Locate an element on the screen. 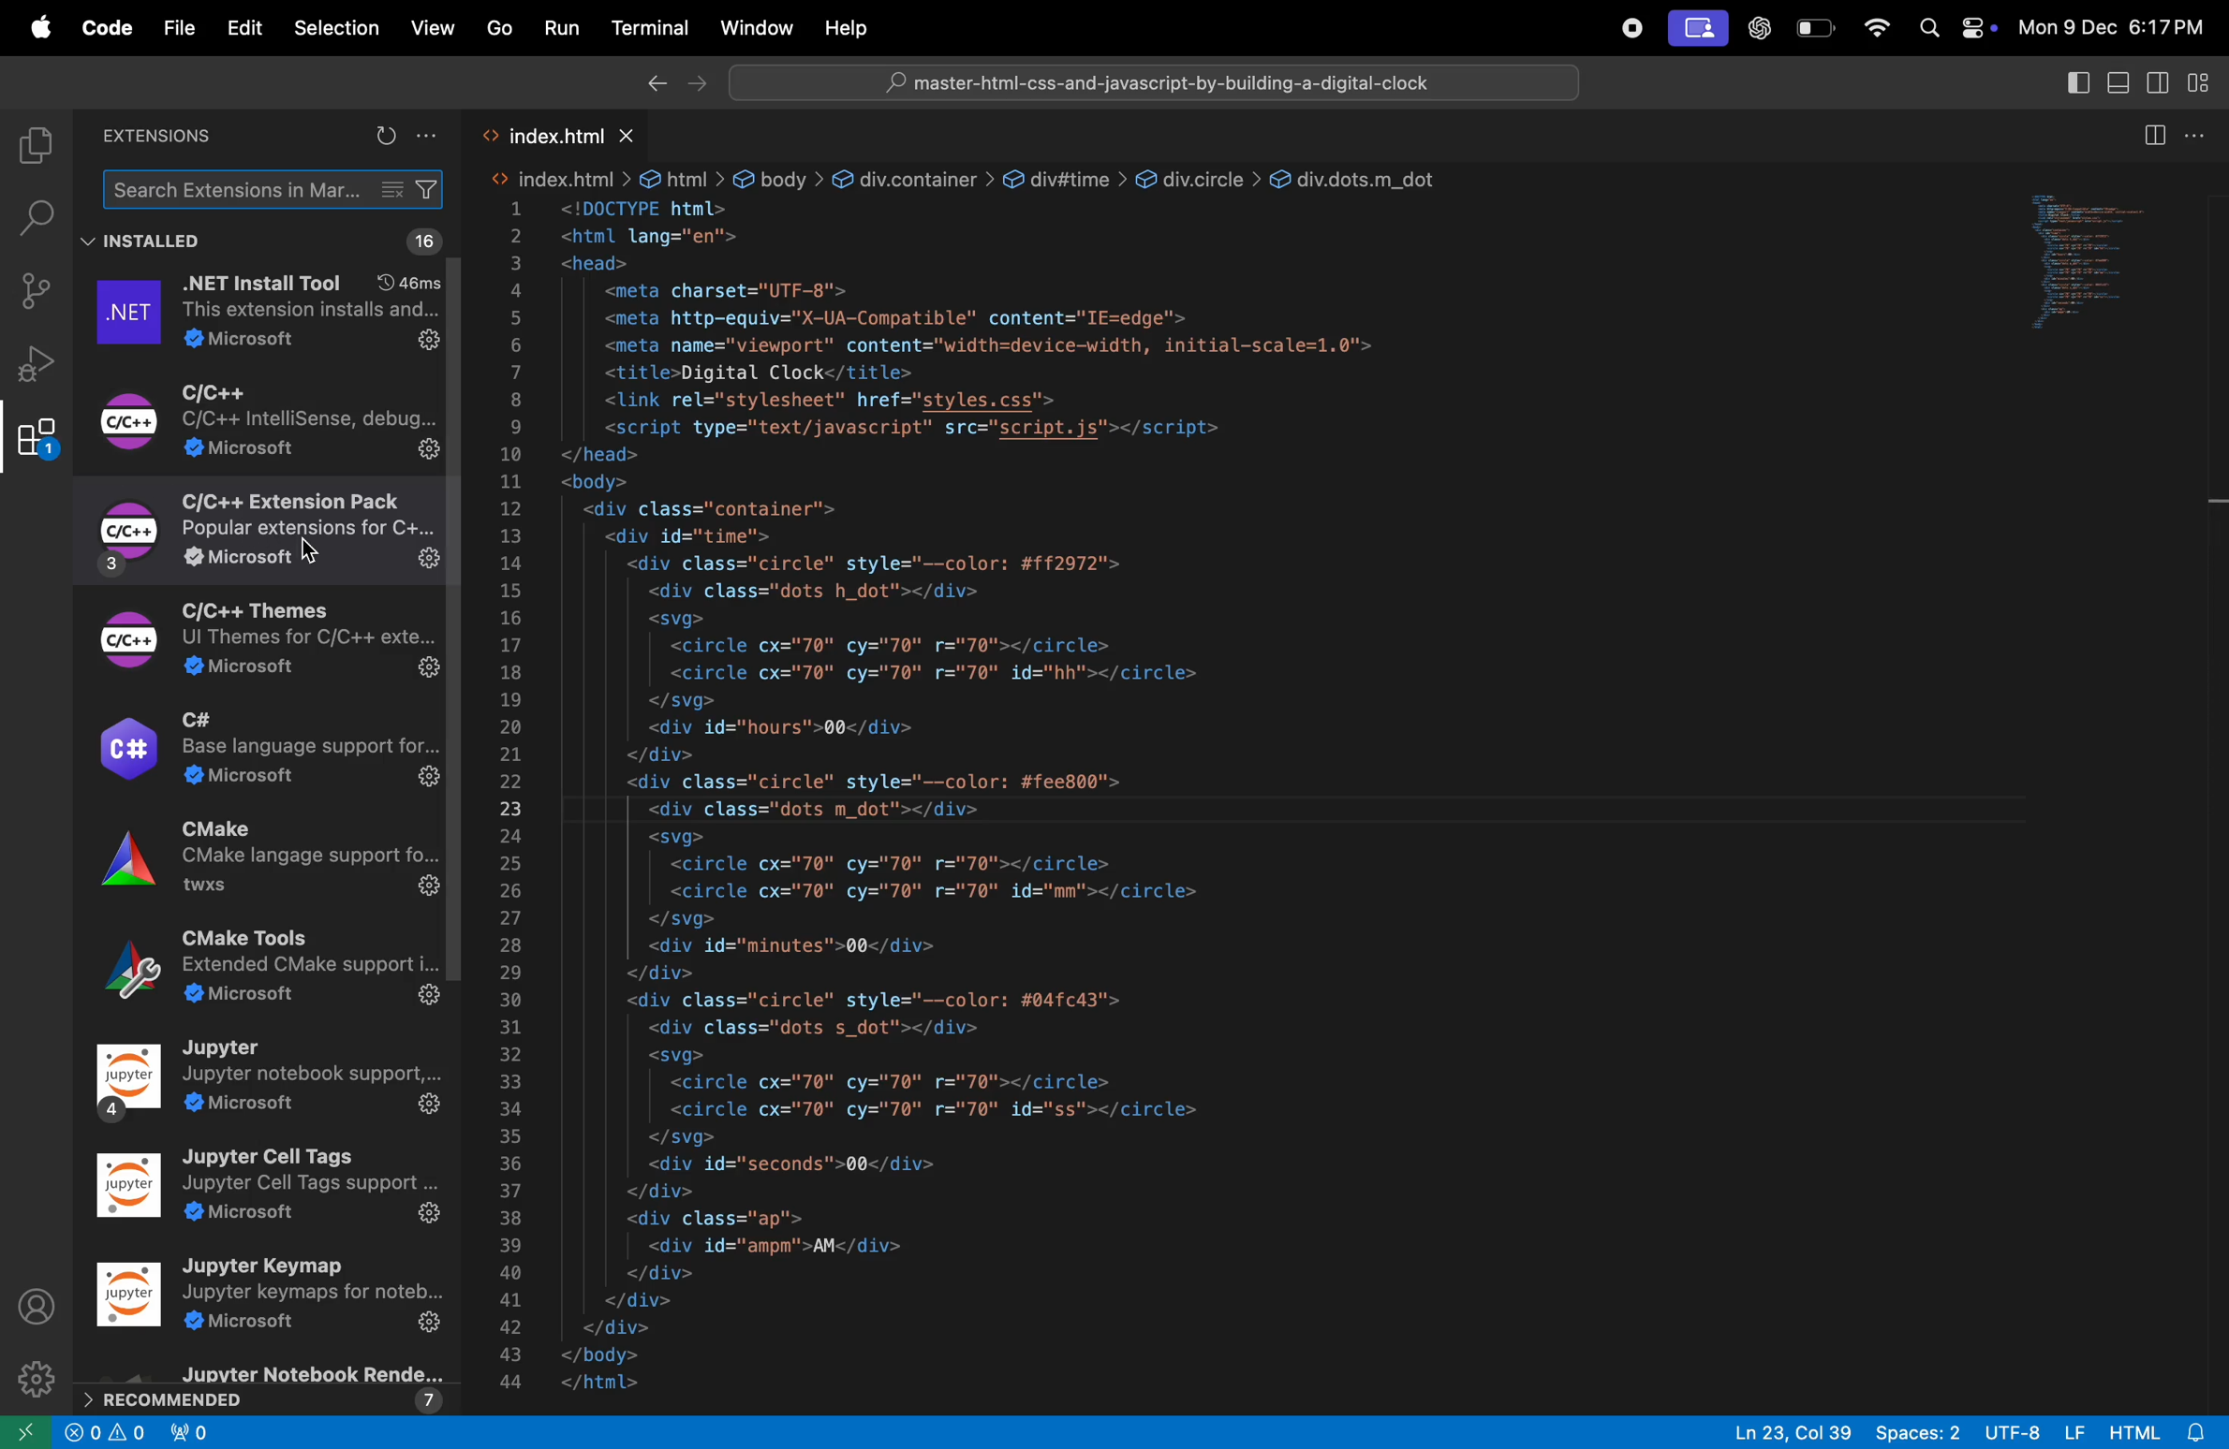  Go is located at coordinates (501, 27).